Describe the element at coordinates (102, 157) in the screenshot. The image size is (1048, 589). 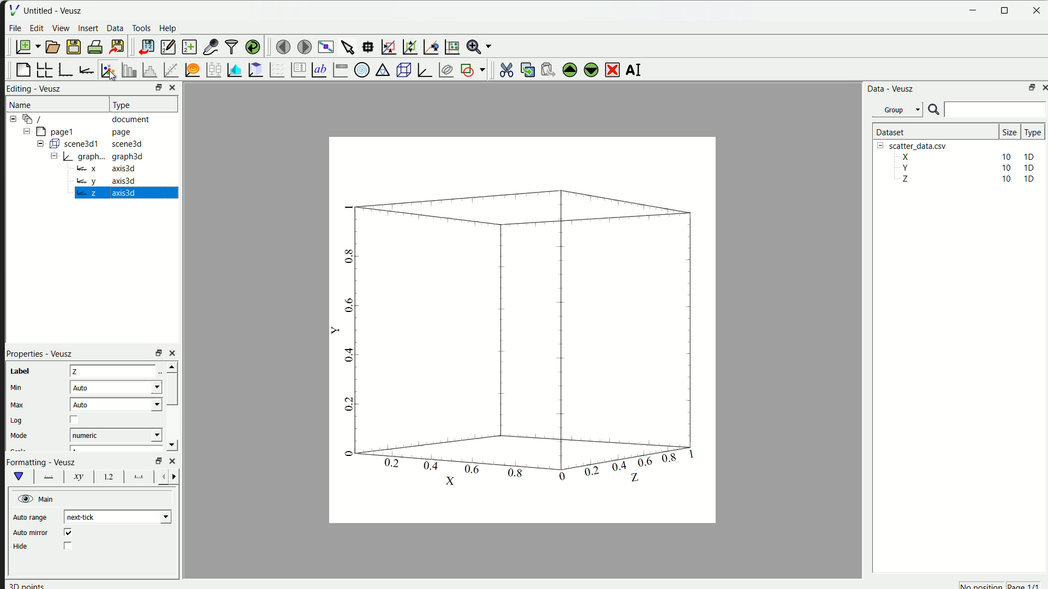
I see `= | graph... graph3d` at that location.